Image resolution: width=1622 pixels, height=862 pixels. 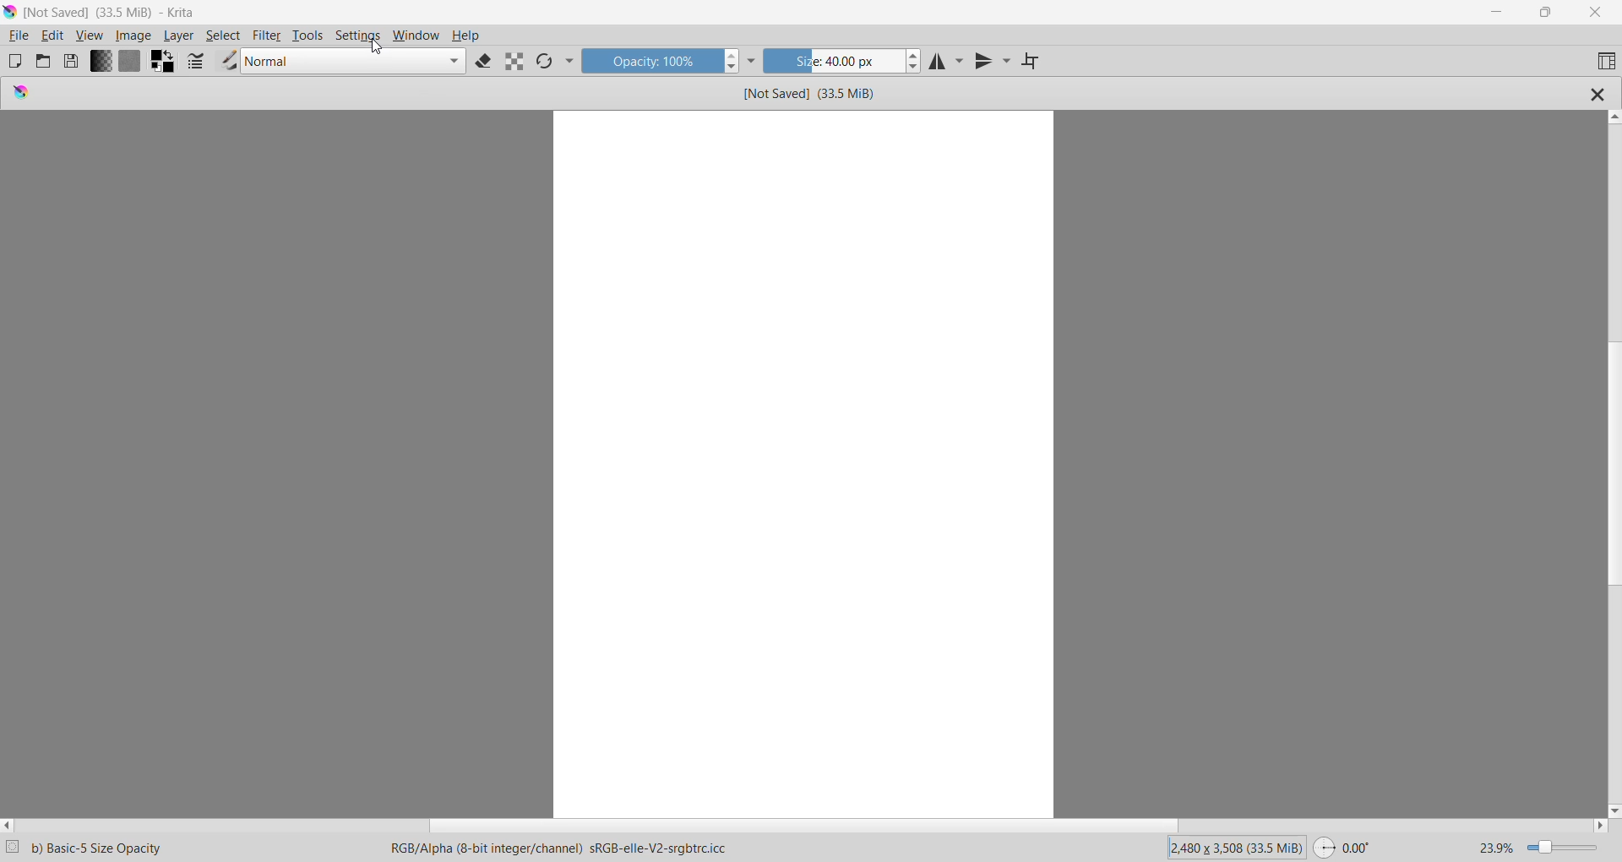 I want to click on Opacity, so click(x=661, y=61).